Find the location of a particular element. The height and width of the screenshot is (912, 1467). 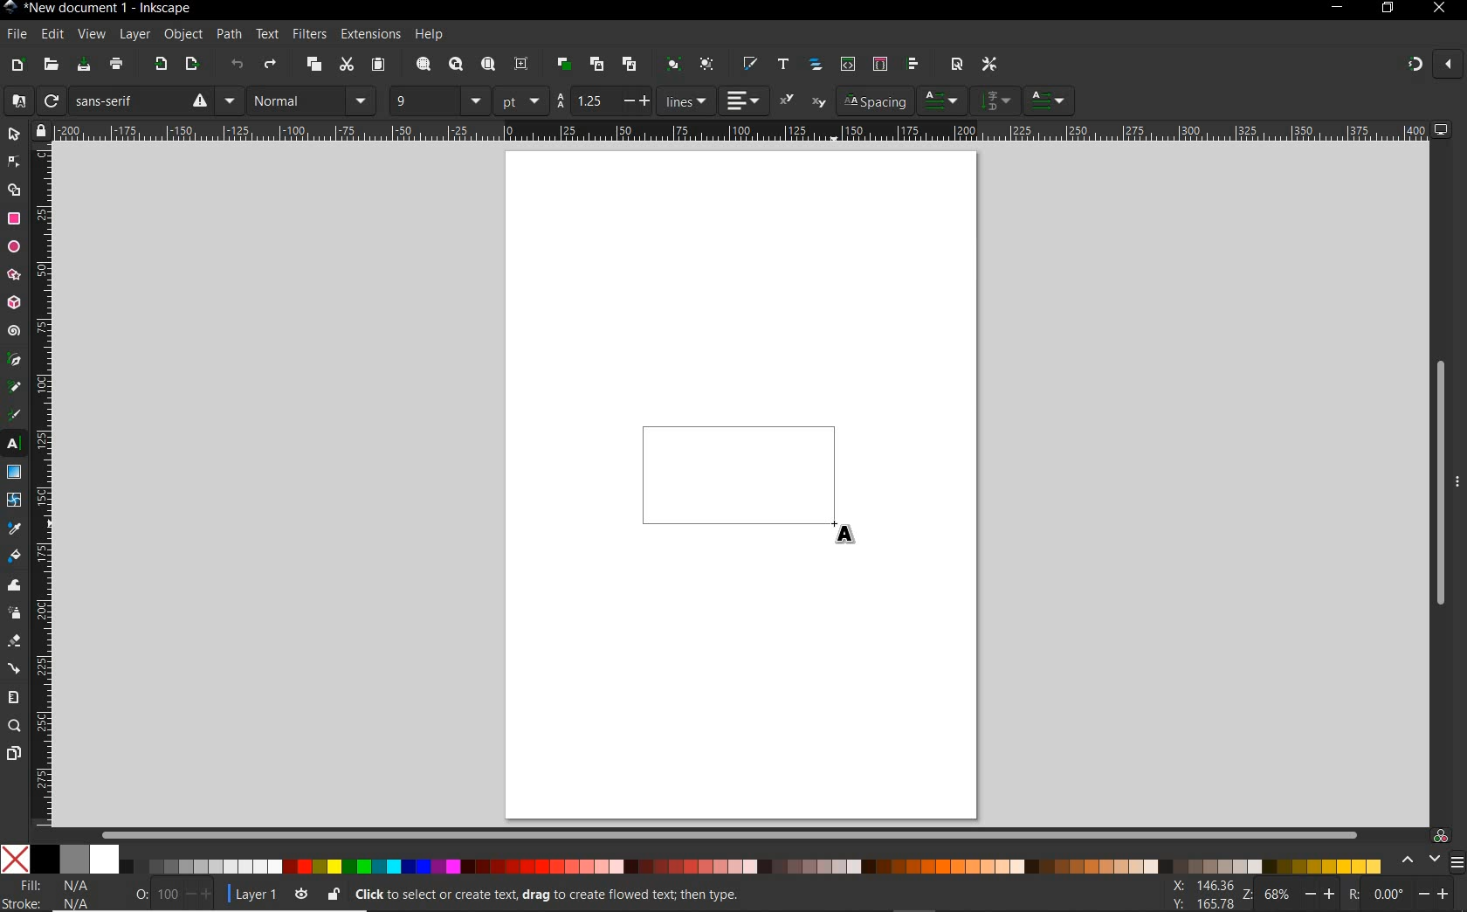

open objects is located at coordinates (817, 66).